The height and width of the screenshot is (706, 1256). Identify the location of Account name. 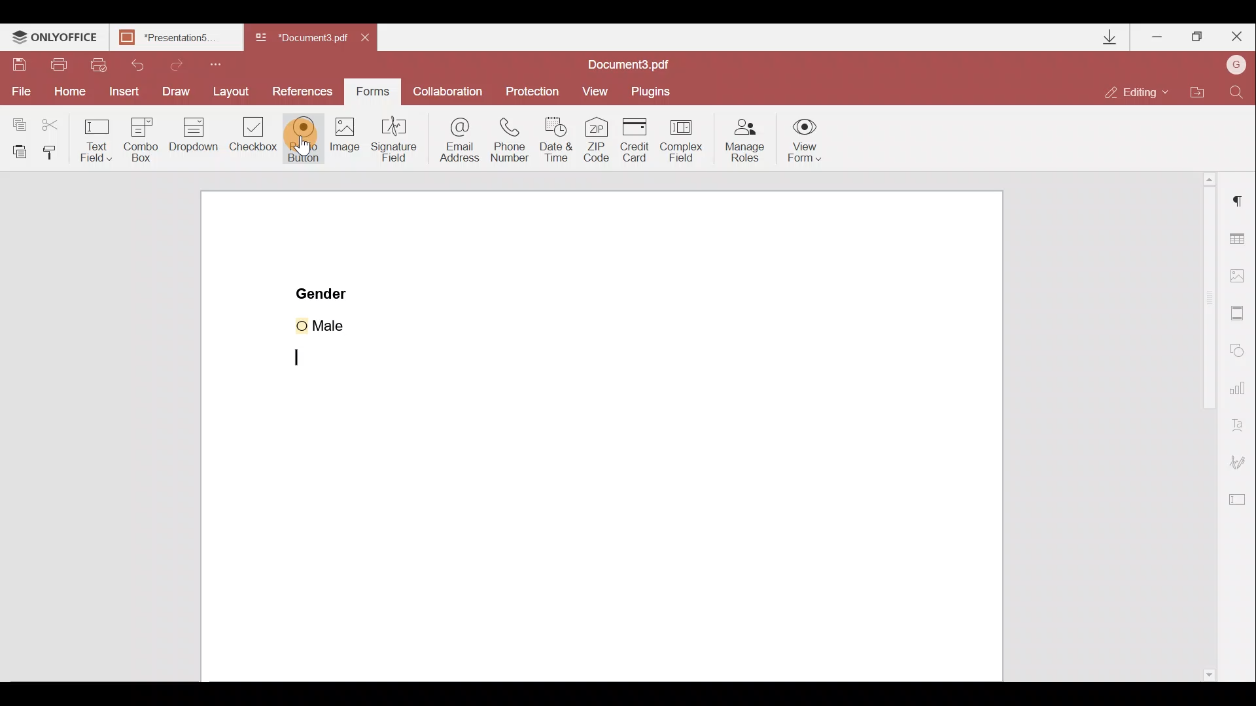
(1236, 65).